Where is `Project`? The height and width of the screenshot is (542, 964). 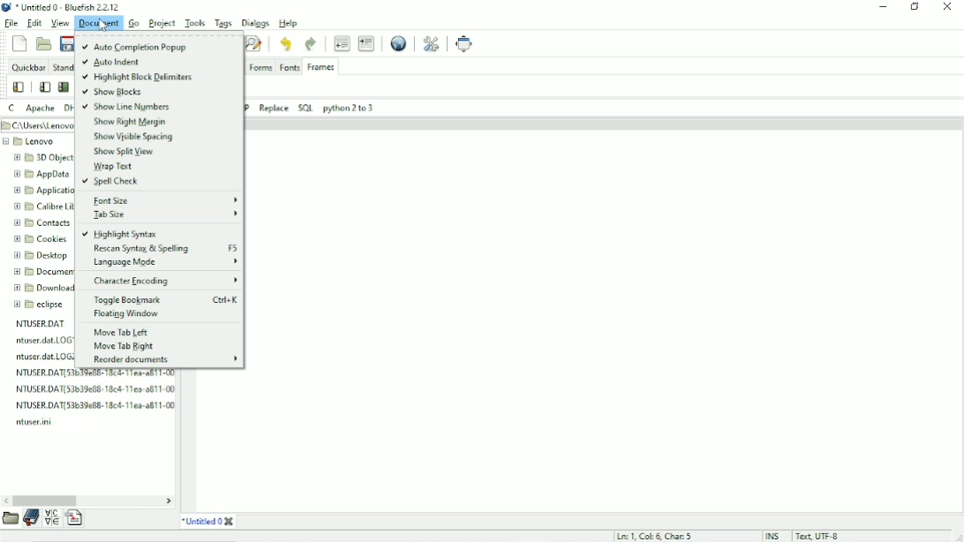 Project is located at coordinates (161, 23).